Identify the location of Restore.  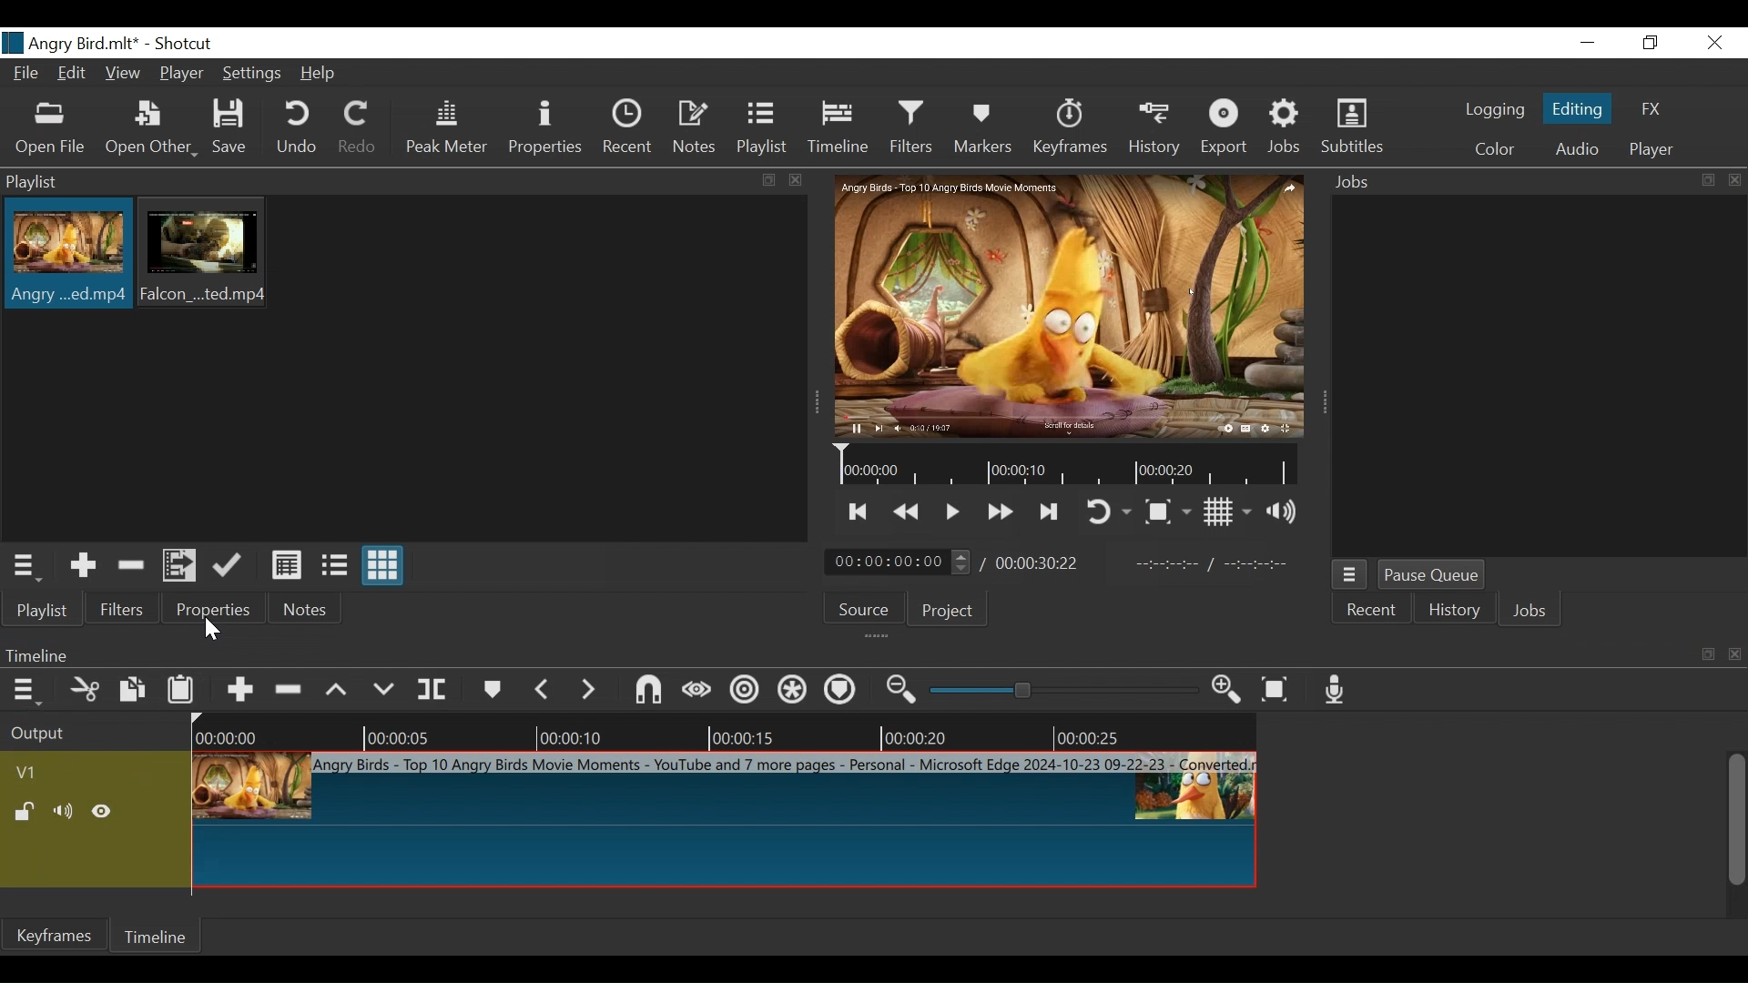
(1647, 43).